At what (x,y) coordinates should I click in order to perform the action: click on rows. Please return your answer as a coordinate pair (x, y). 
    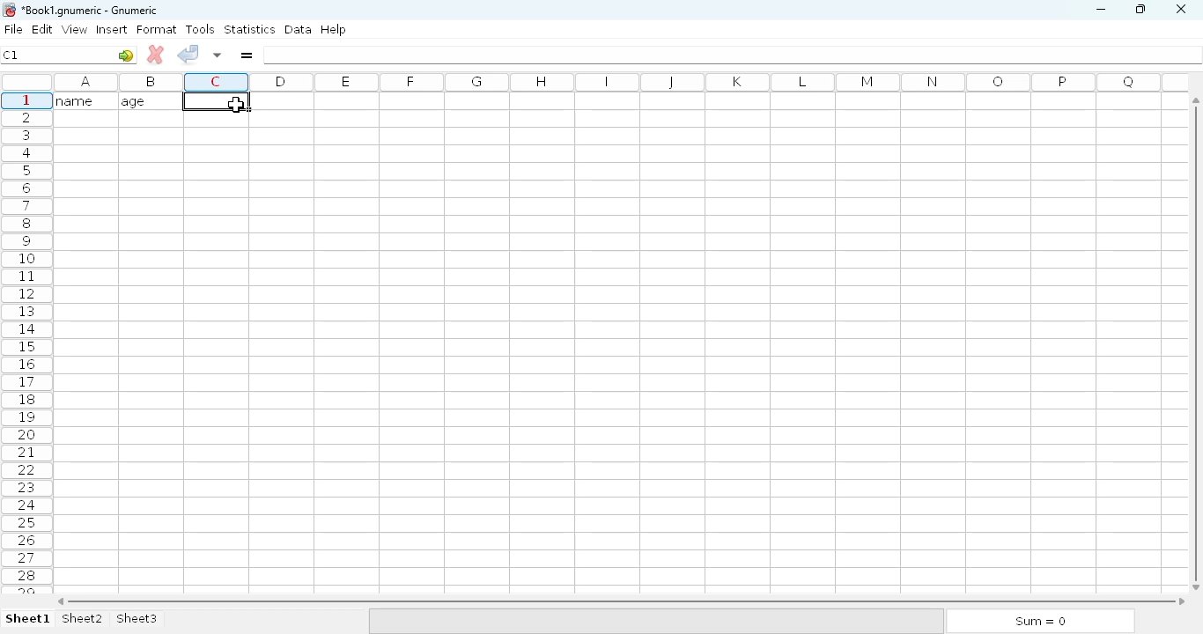
    Looking at the image, I should click on (26, 343).